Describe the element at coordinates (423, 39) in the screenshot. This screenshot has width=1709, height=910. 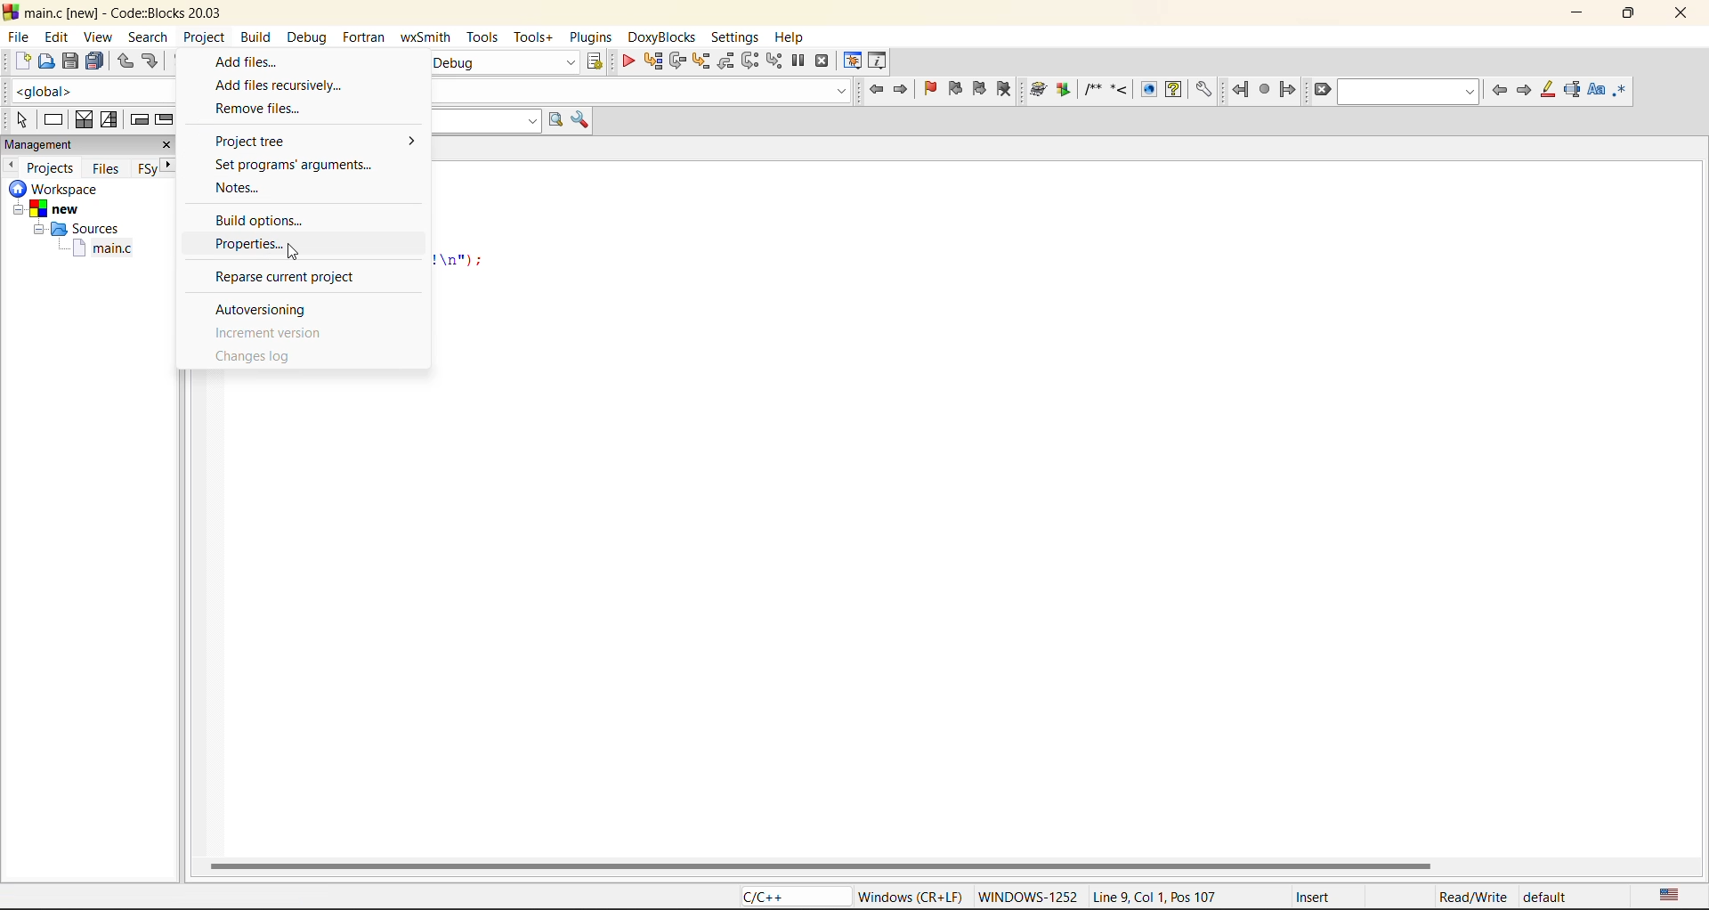
I see `wxsmith` at that location.